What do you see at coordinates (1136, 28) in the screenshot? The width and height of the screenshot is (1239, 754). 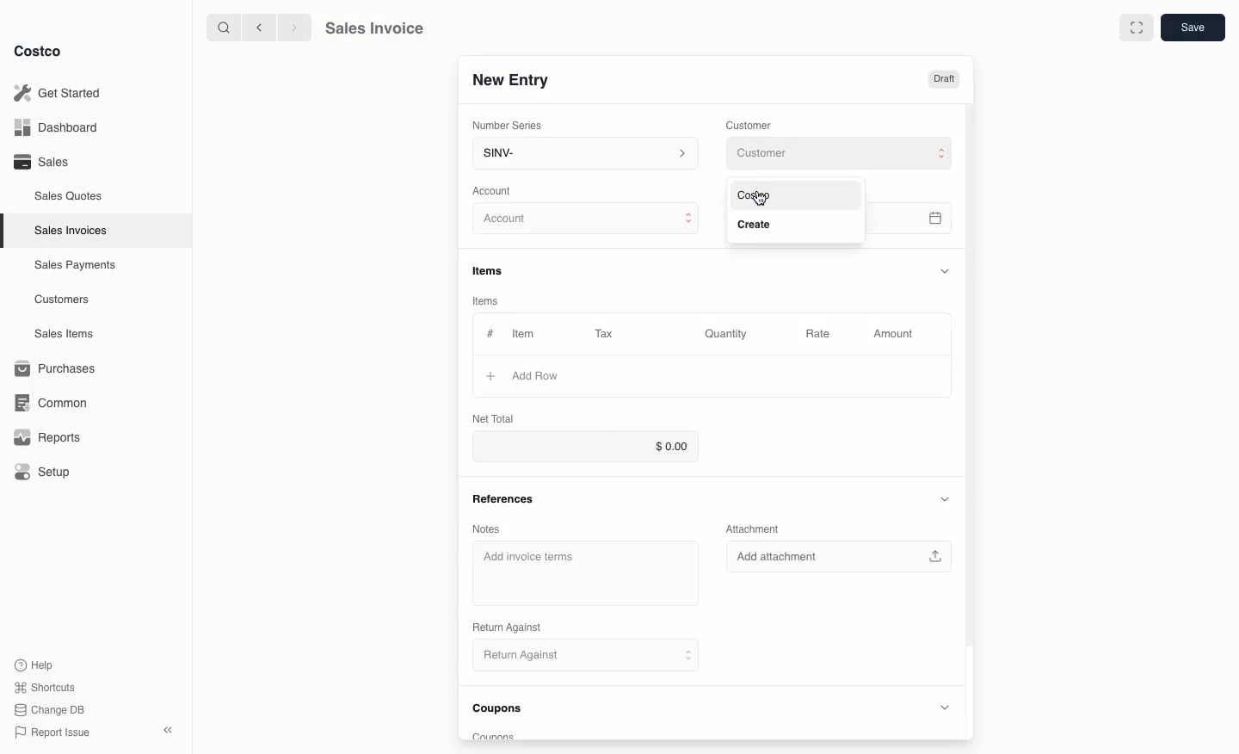 I see `Full width toggle` at bounding box center [1136, 28].